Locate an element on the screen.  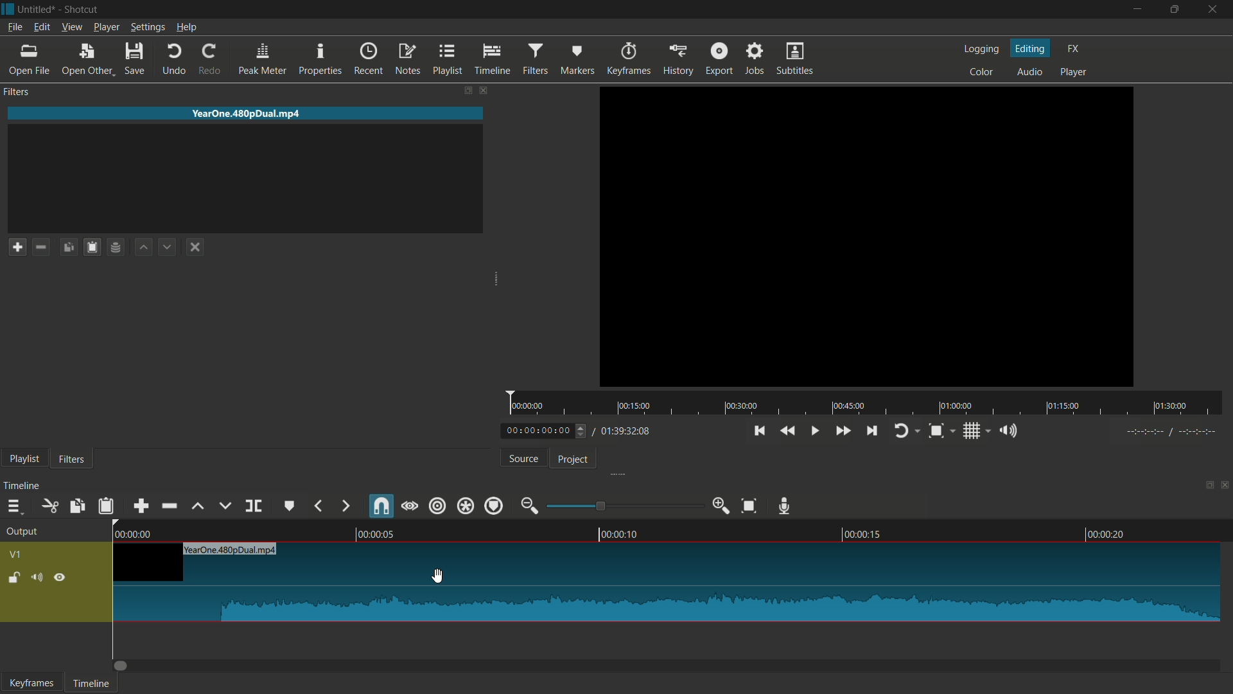
current time is located at coordinates (537, 432).